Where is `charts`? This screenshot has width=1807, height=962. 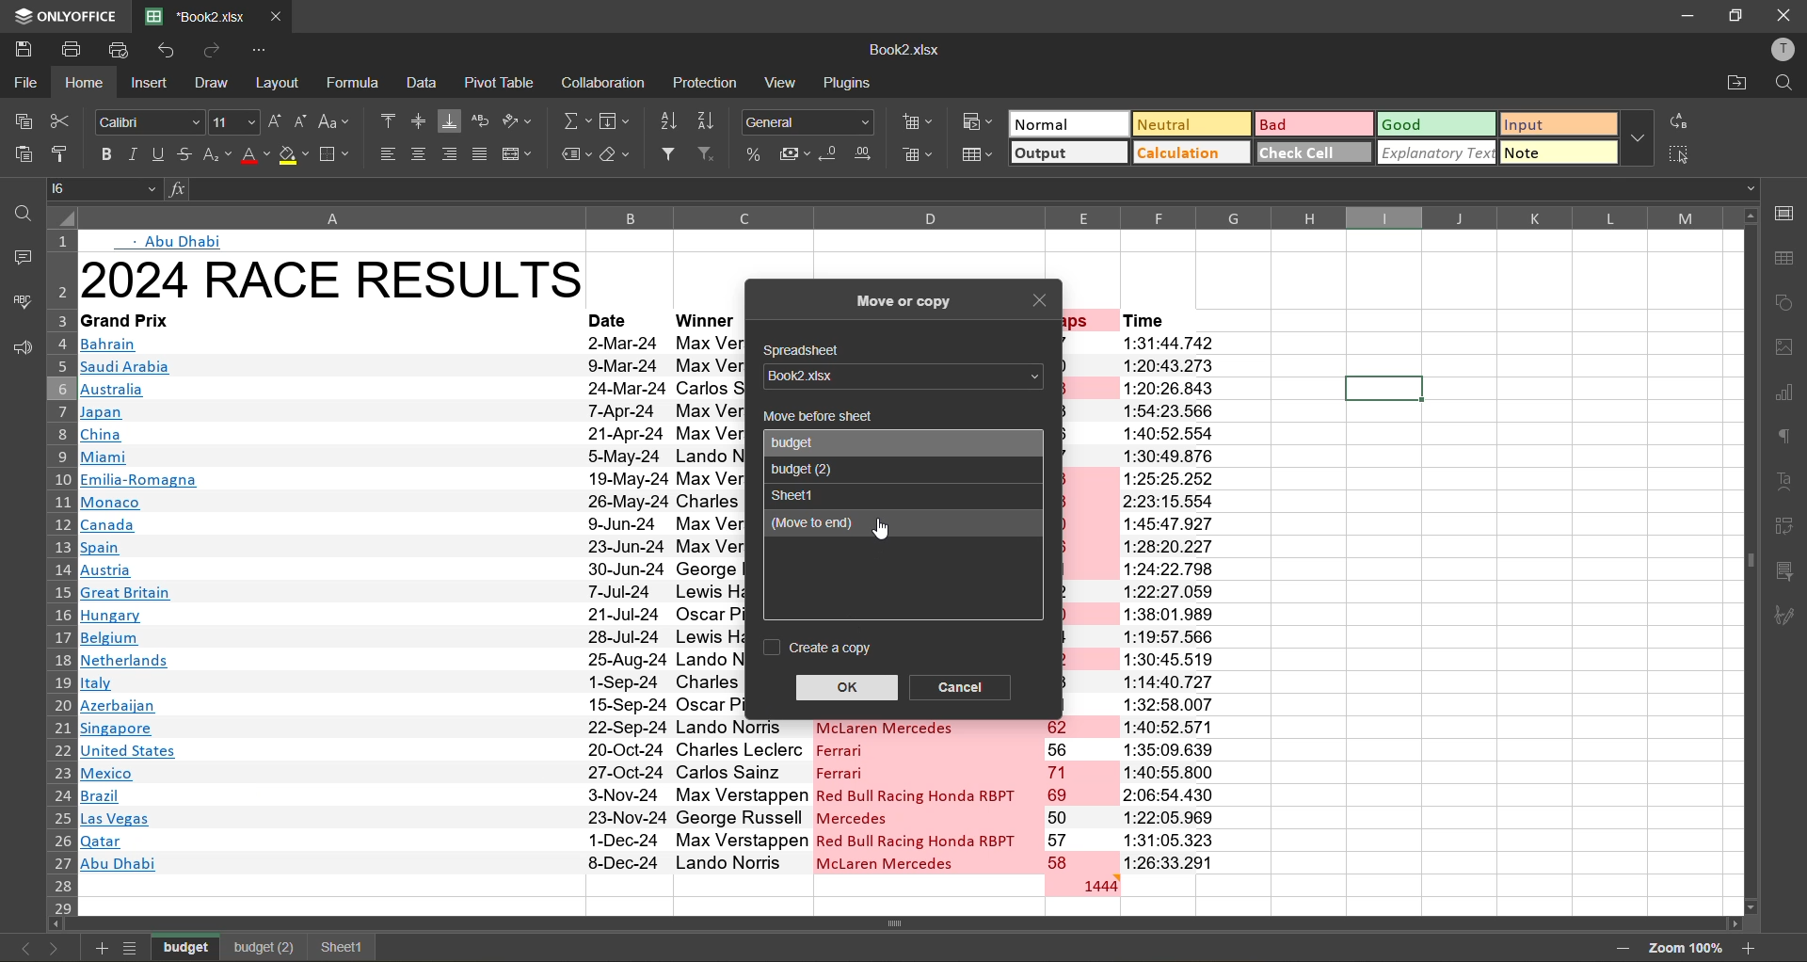 charts is located at coordinates (1786, 395).